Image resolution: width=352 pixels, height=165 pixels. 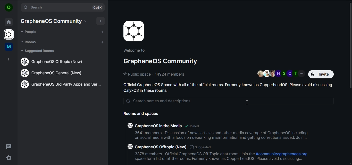 I want to click on grapheneOS, so click(x=10, y=35).